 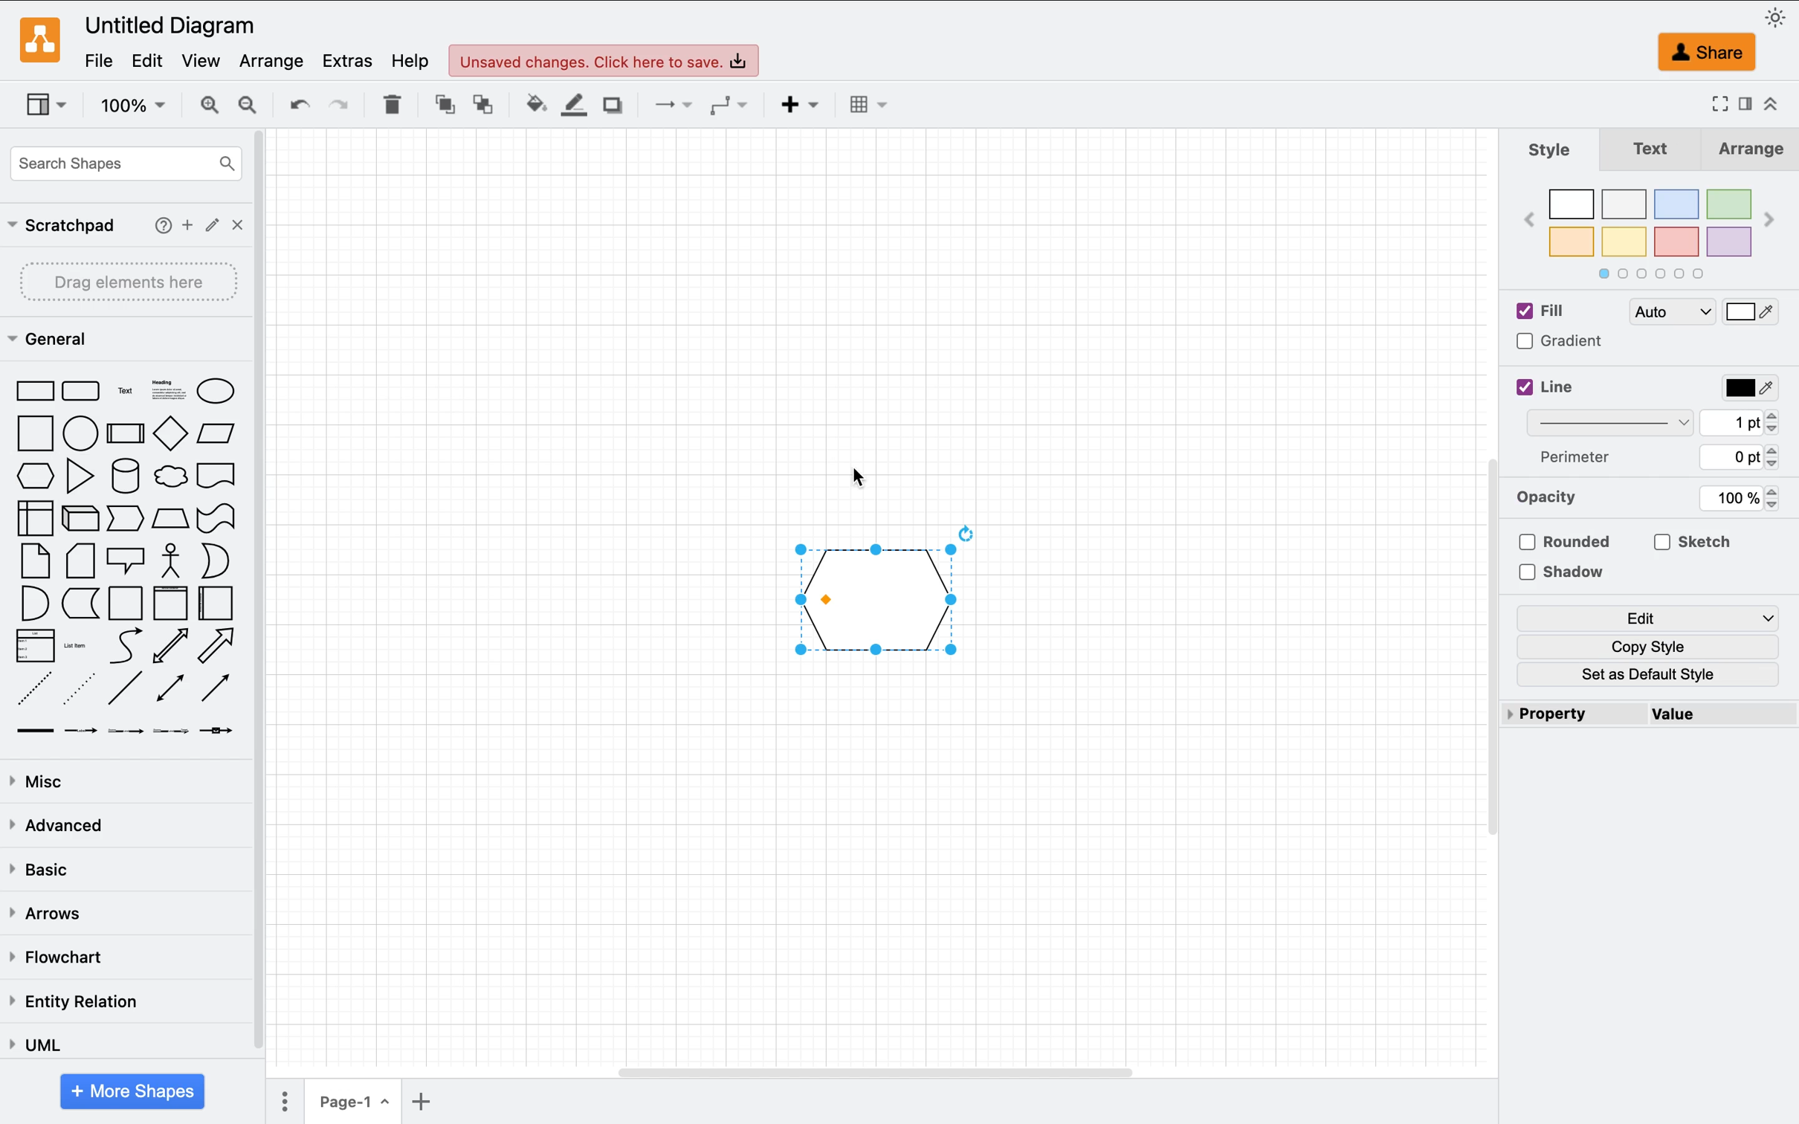 I want to click on Line Types, so click(x=1621, y=427).